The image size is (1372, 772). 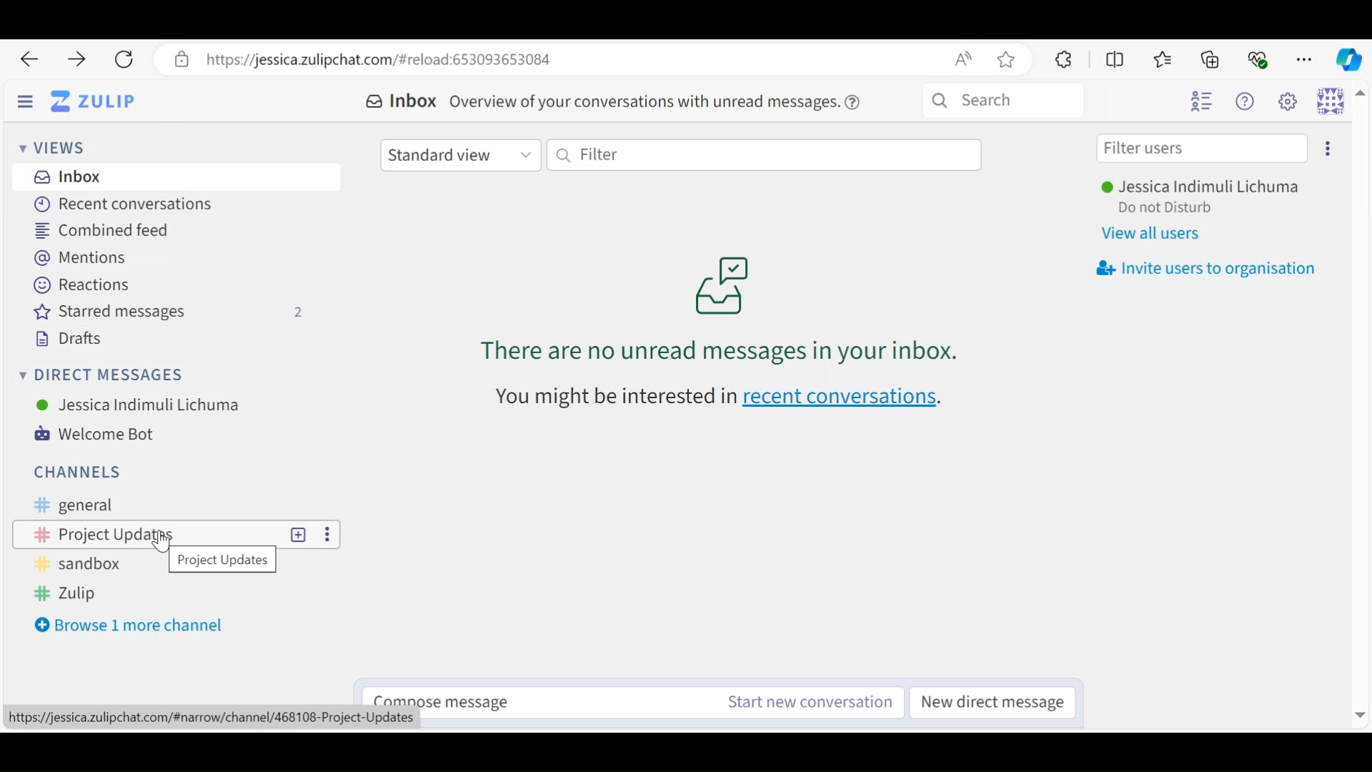 What do you see at coordinates (92, 102) in the screenshot?
I see `Go to Home View` at bounding box center [92, 102].